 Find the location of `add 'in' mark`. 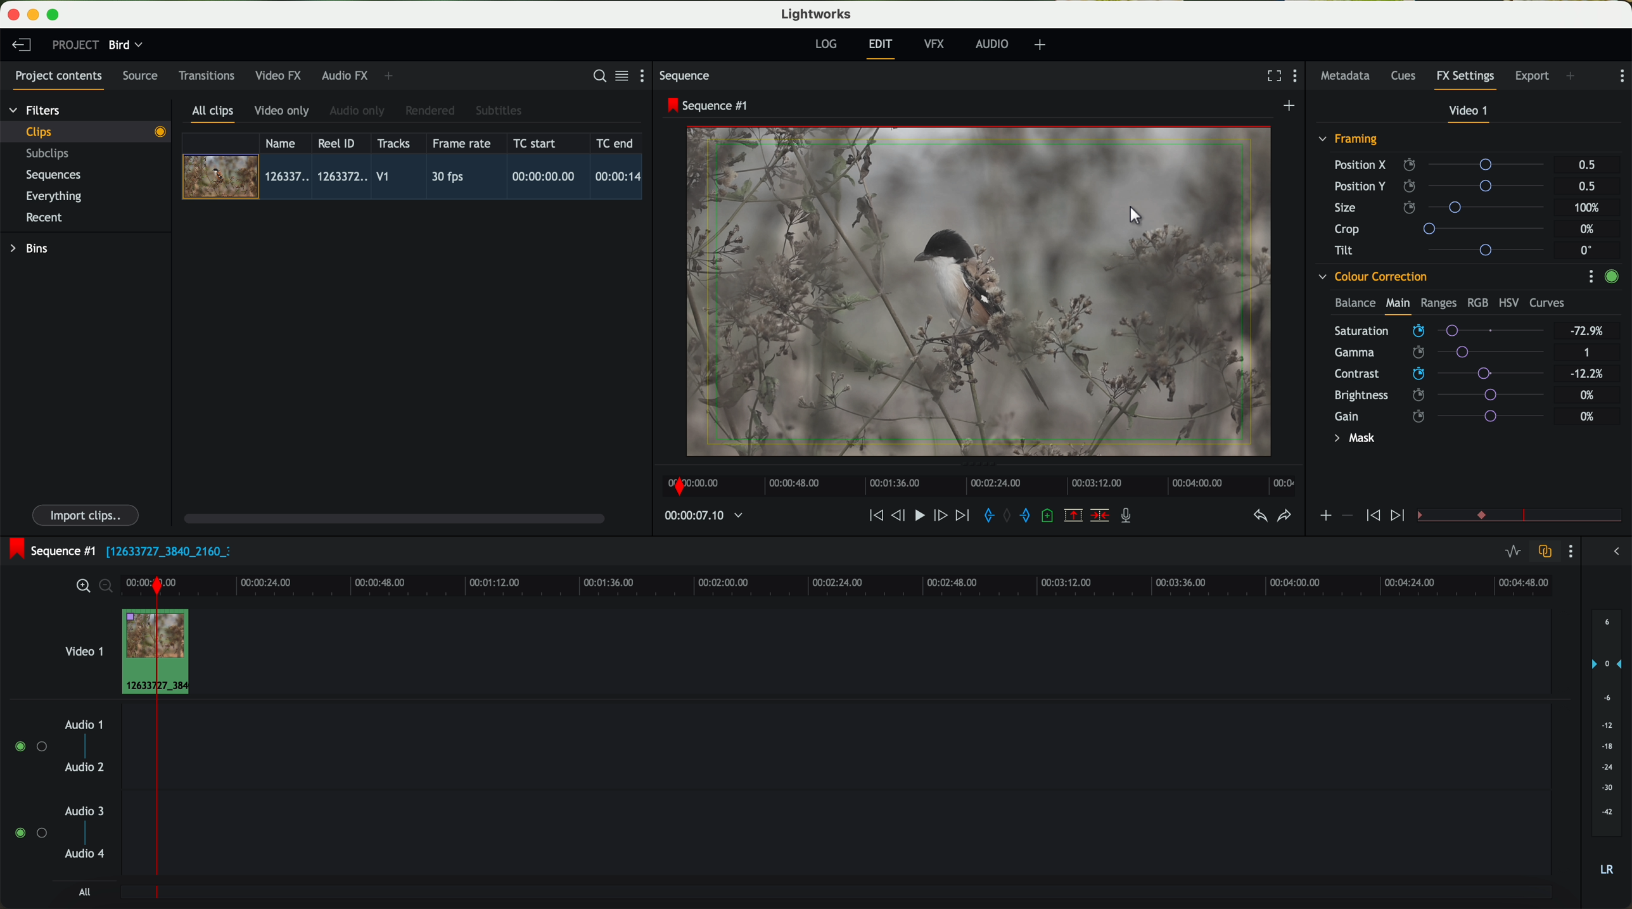

add 'in' mark is located at coordinates (985, 518).